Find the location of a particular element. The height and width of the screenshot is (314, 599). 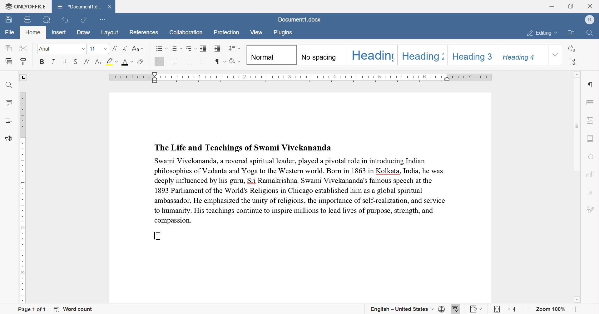

document1.docx is located at coordinates (298, 20).